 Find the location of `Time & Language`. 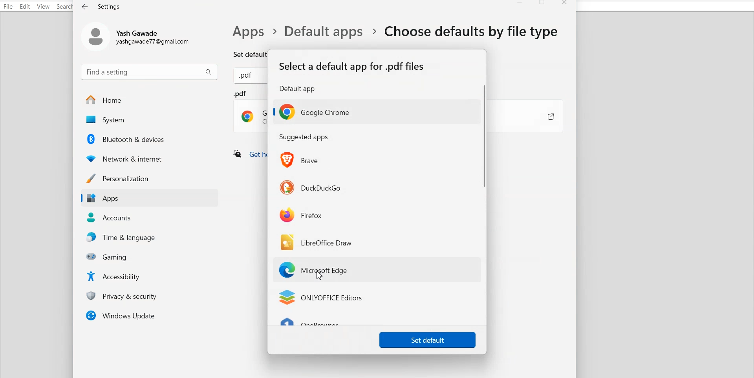

Time & Language is located at coordinates (152, 238).